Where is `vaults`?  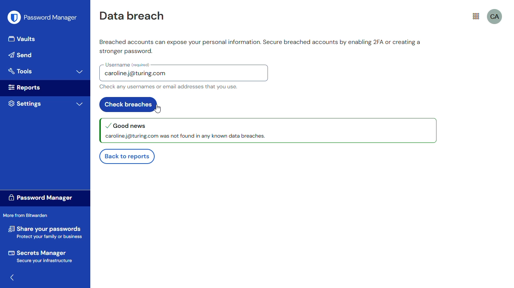 vaults is located at coordinates (23, 38).